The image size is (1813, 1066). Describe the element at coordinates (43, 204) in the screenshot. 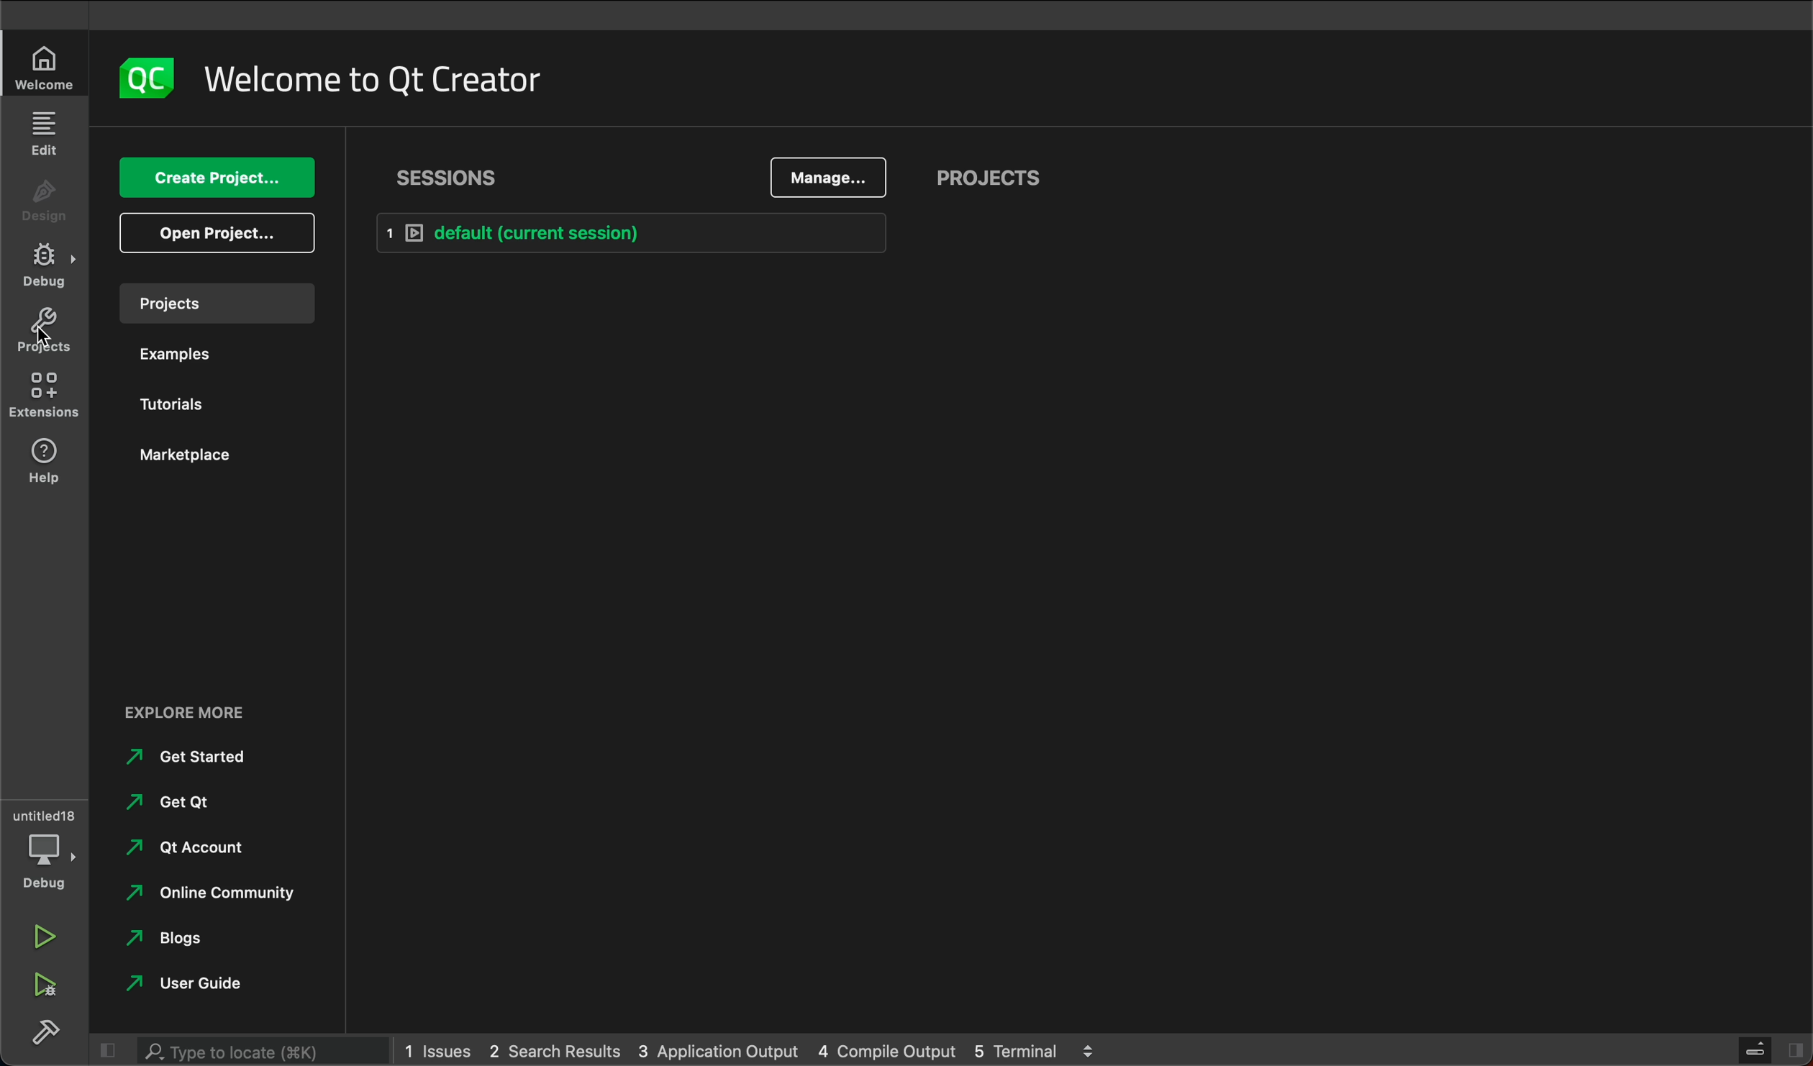

I see `design` at that location.